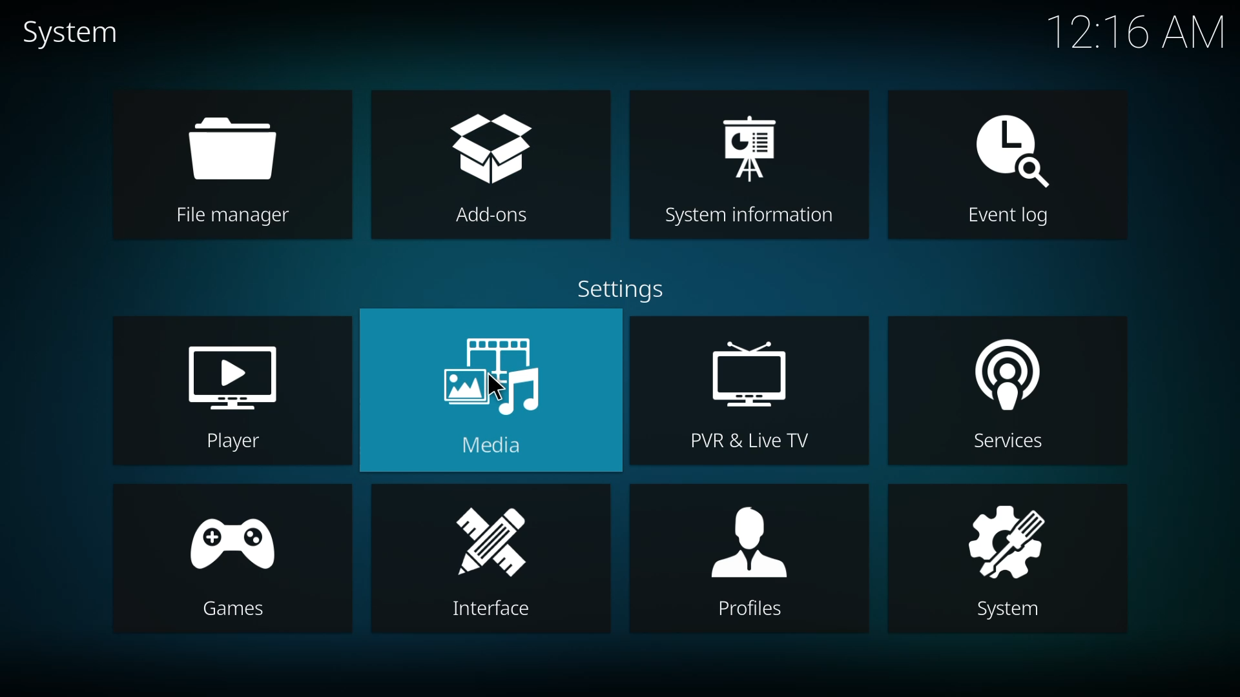  I want to click on  Event log, so click(1000, 219).